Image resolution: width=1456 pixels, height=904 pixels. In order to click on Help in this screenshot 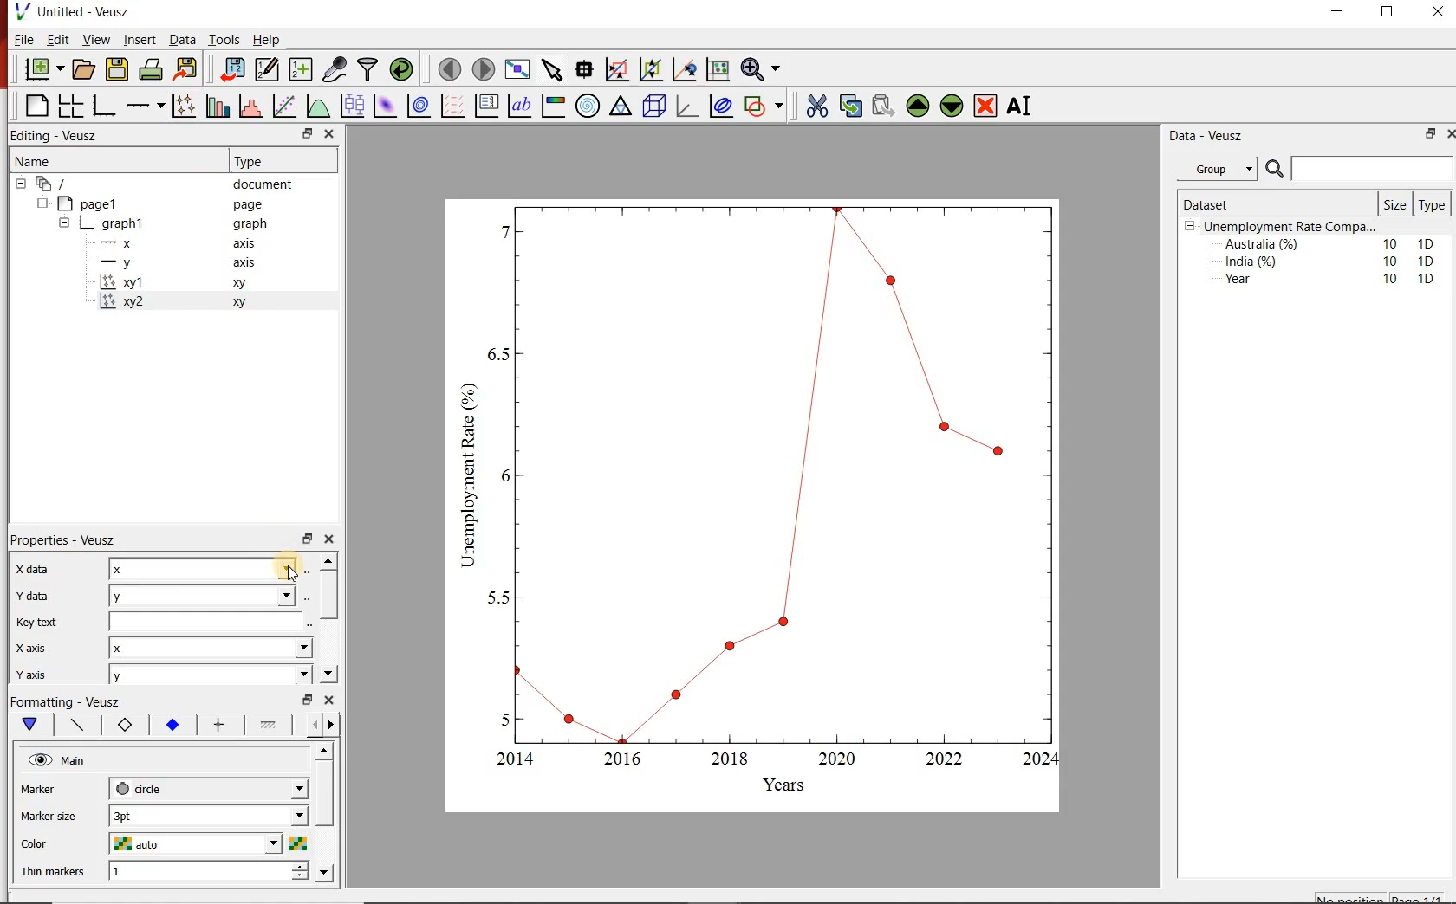, I will do `click(267, 40)`.